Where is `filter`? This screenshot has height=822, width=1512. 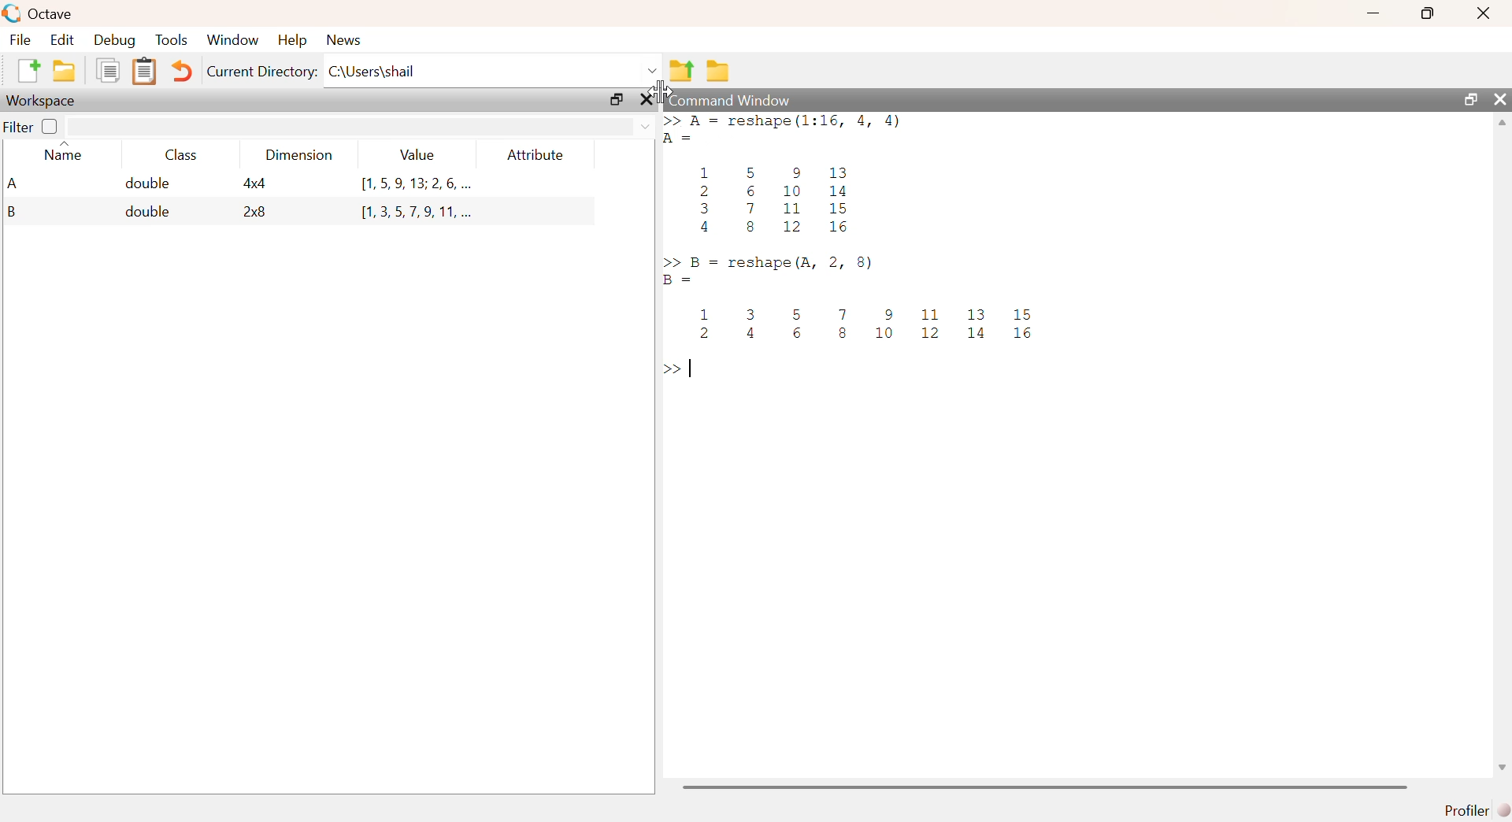
filter is located at coordinates (17, 128).